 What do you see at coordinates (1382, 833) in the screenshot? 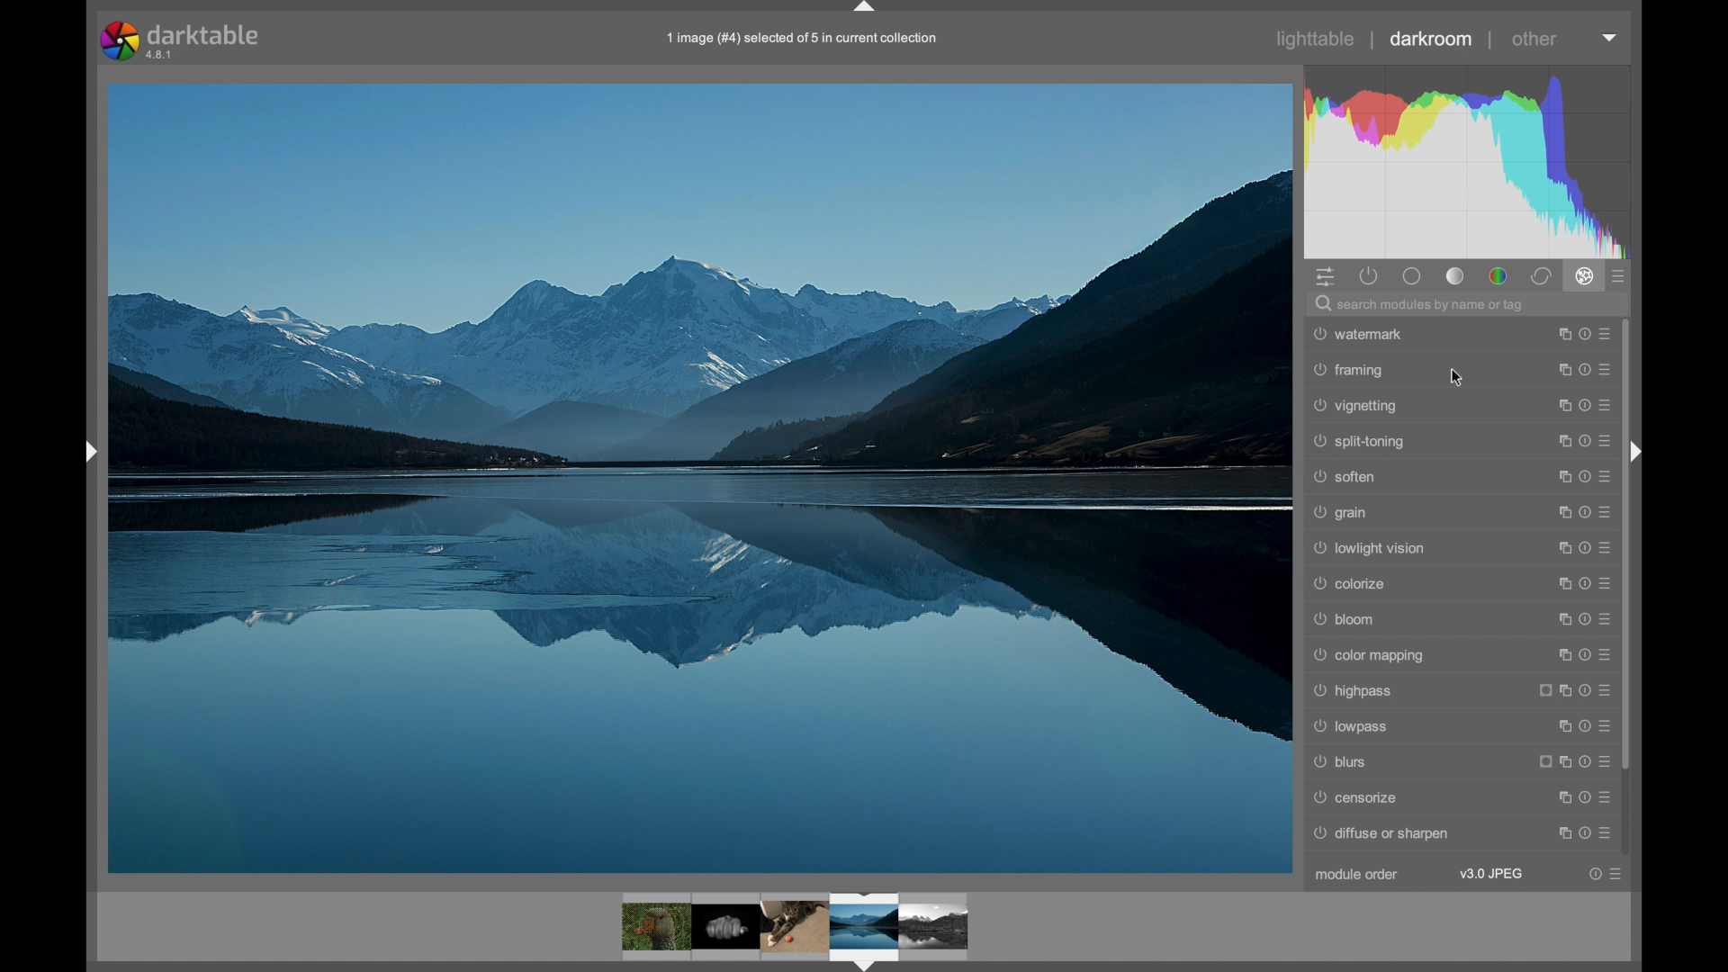
I see `diffuse or sharpen` at bounding box center [1382, 833].